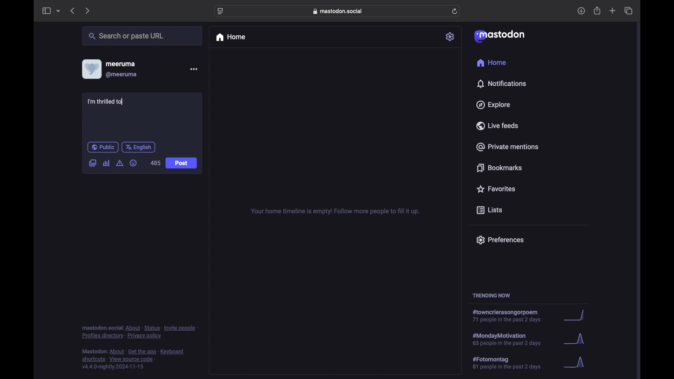 The image size is (674, 379). I want to click on share or paste url, so click(126, 36).